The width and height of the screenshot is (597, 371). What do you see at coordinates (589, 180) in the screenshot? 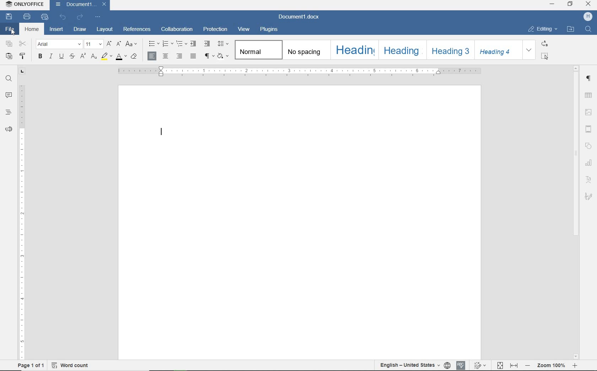
I see `text art` at bounding box center [589, 180].